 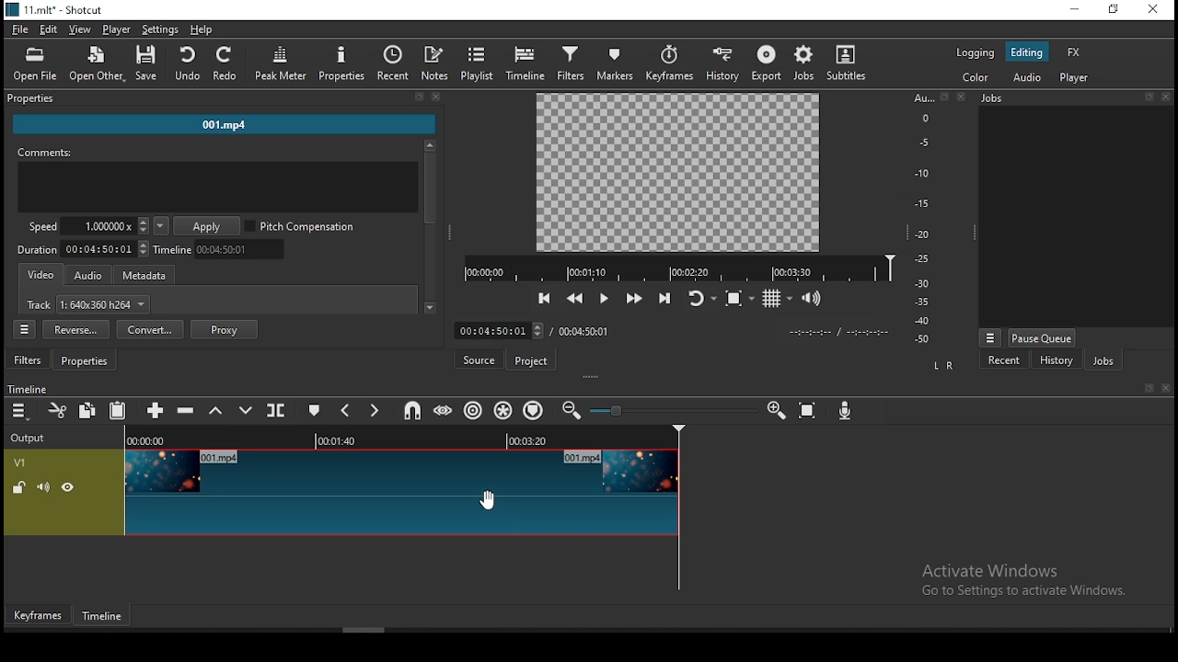 I want to click on time input, so click(x=498, y=329).